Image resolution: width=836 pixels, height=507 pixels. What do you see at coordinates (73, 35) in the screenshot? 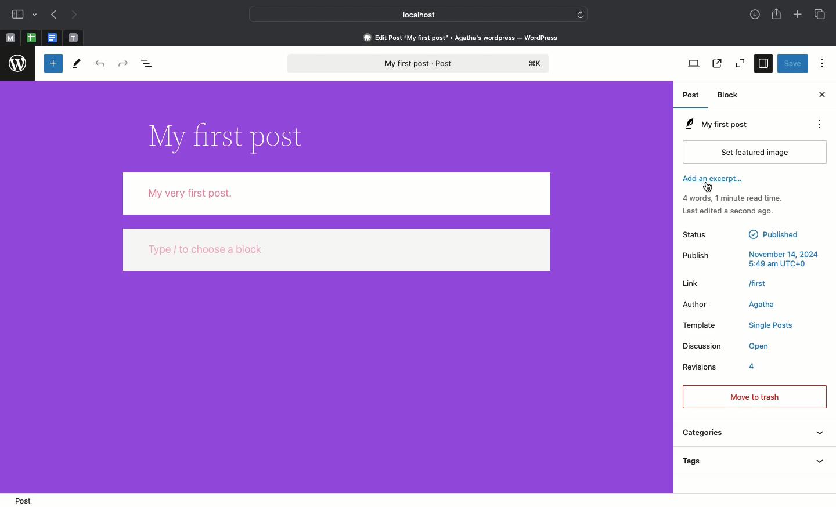
I see `text tab` at bounding box center [73, 35].